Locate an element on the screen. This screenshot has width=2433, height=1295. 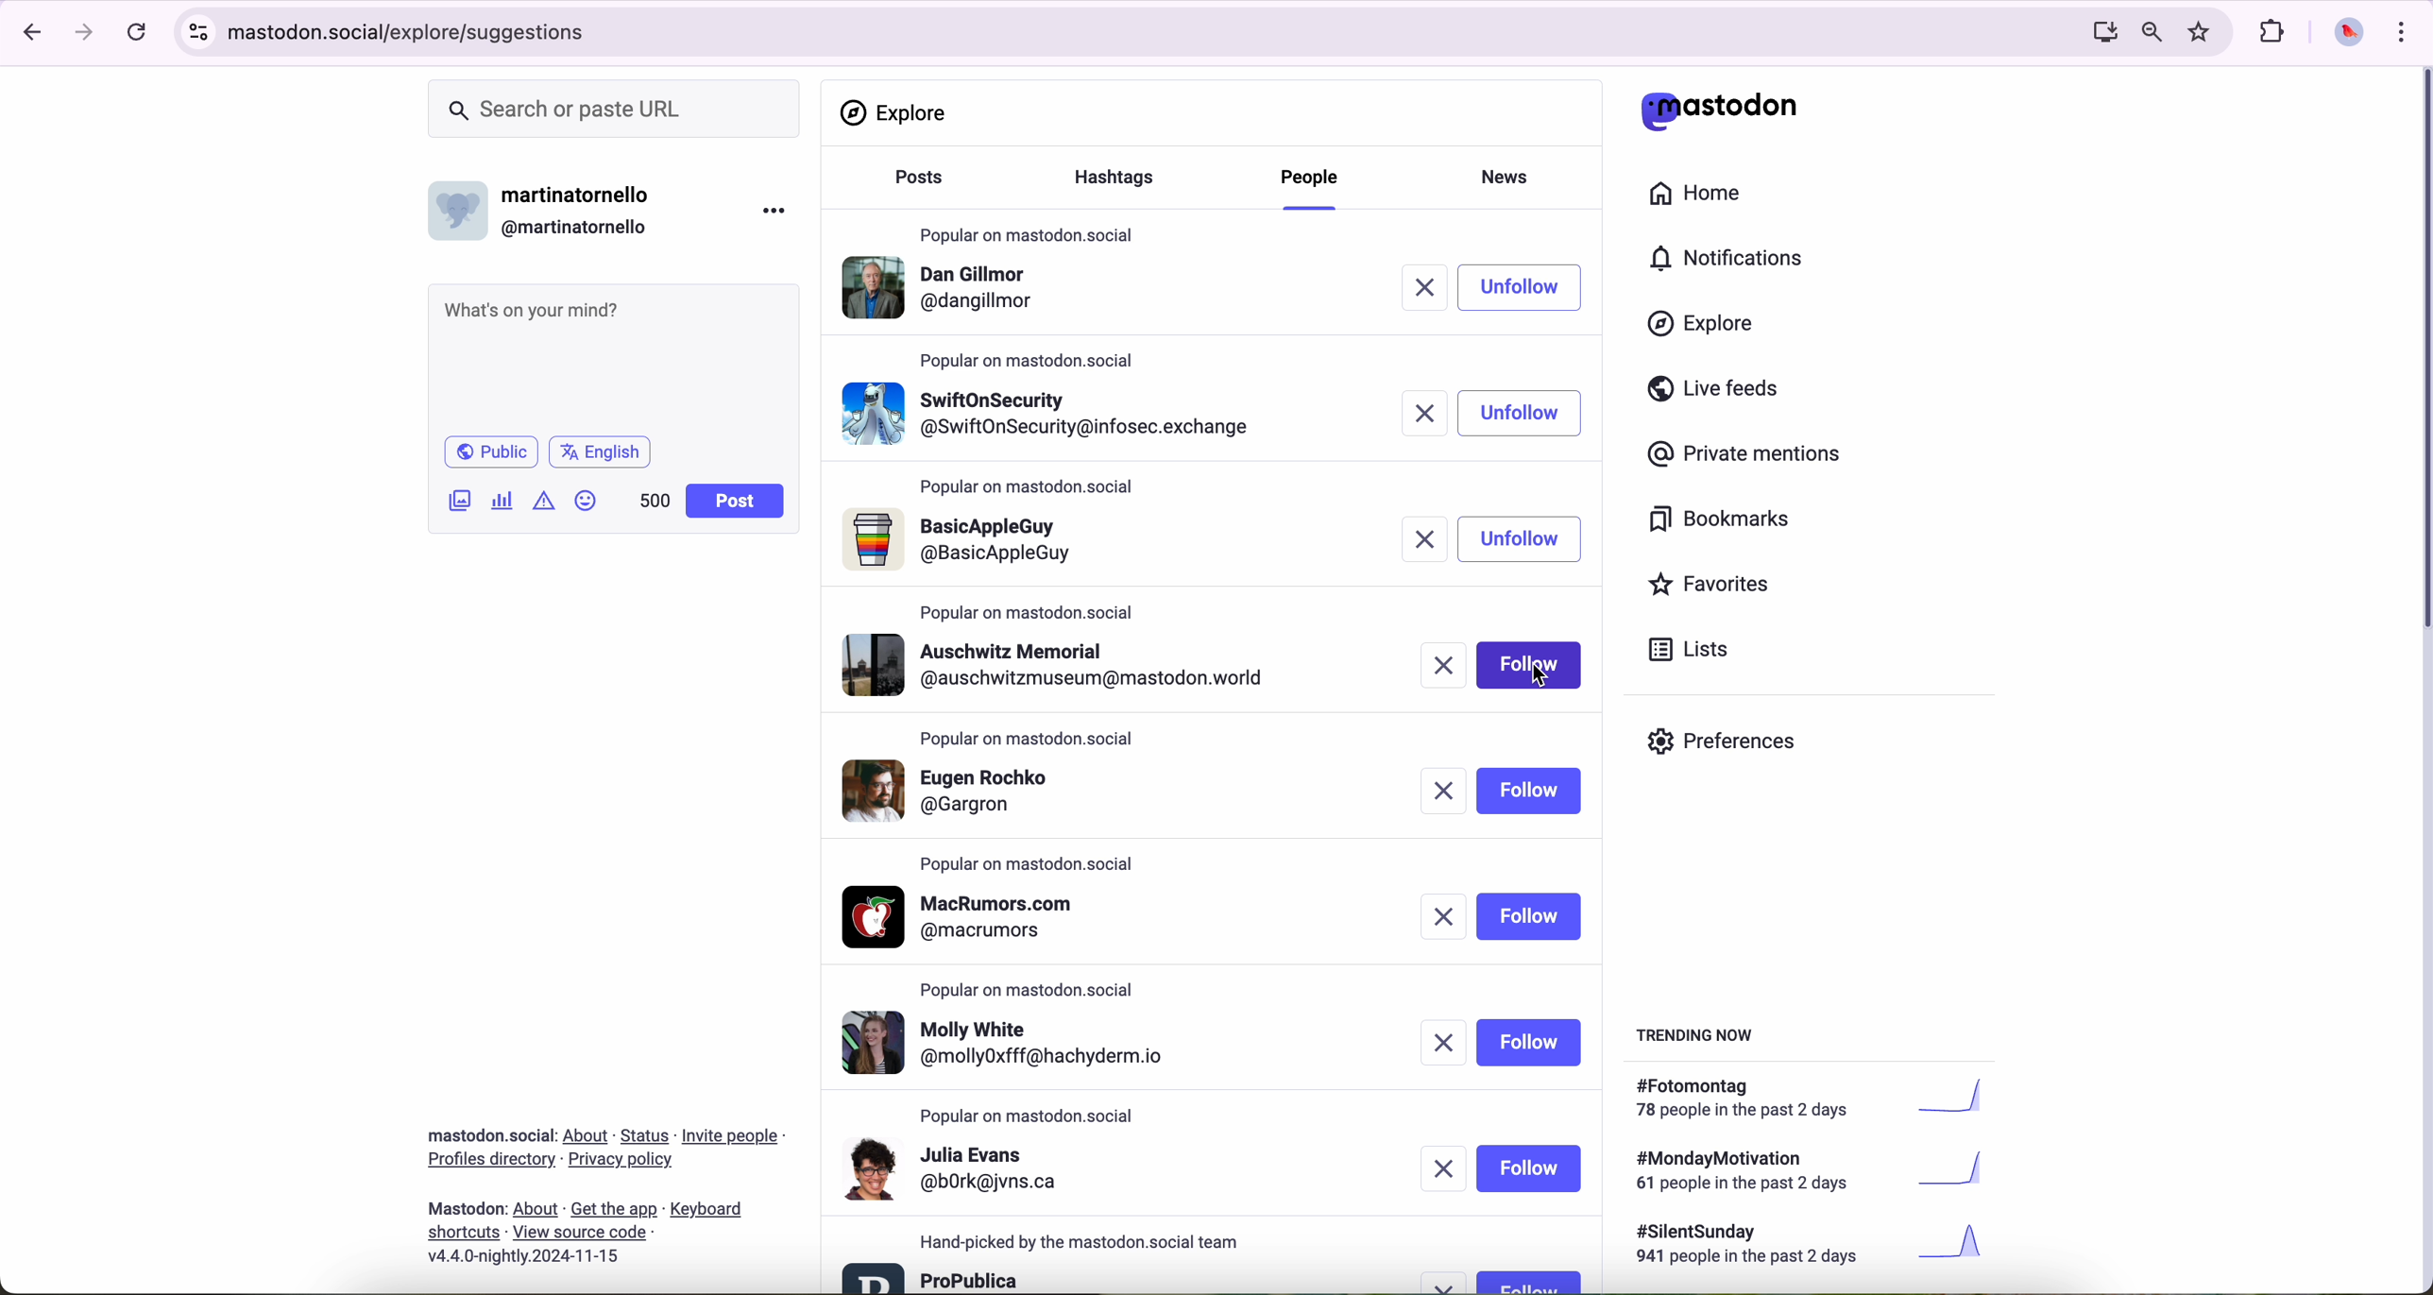
profile is located at coordinates (972, 917).